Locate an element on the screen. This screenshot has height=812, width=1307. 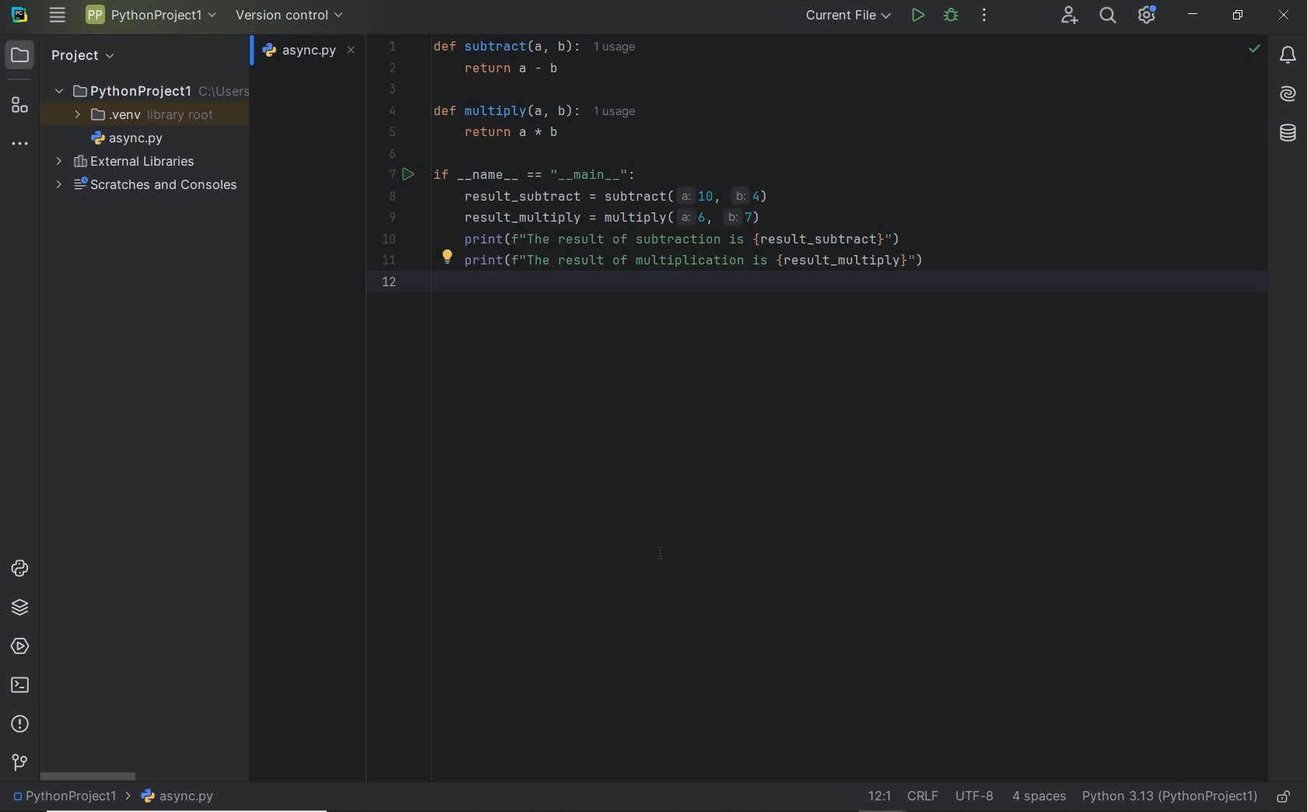
file name is located at coordinates (178, 797).